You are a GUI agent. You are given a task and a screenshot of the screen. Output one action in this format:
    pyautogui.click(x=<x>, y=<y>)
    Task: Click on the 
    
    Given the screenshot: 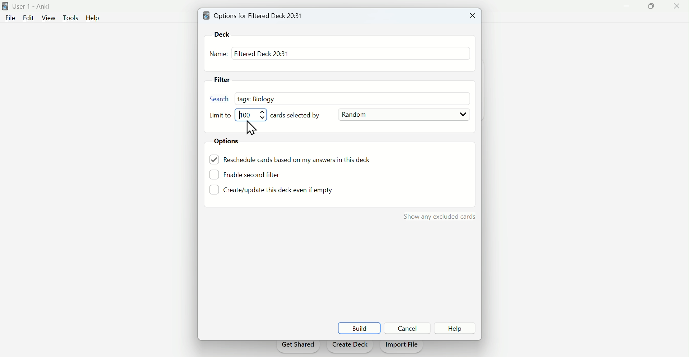 What is the action you would take?
    pyautogui.click(x=461, y=329)
    